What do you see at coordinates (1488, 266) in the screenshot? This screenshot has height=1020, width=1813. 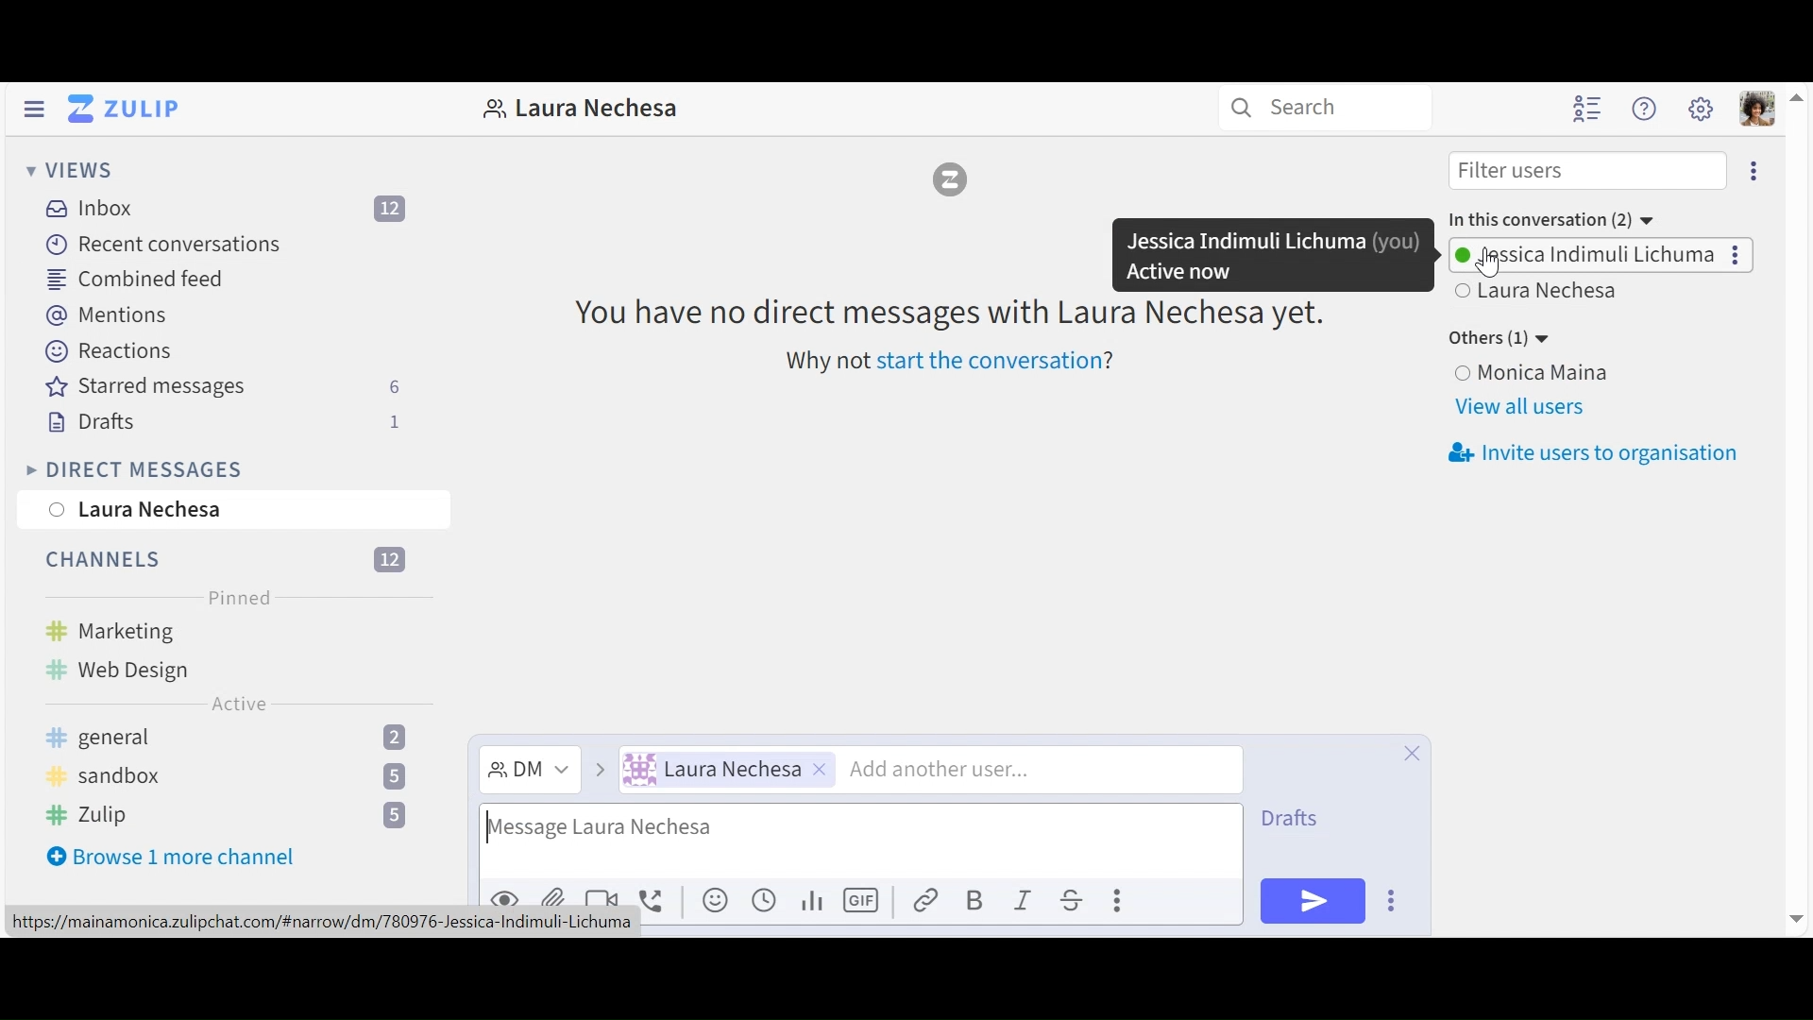 I see `cursor` at bounding box center [1488, 266].